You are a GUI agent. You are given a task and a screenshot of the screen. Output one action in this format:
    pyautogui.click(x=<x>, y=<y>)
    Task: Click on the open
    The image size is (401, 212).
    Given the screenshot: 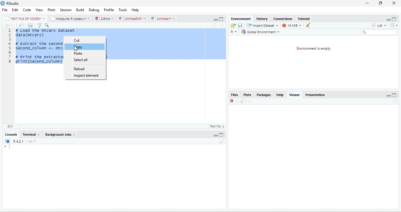 What is the action you would take?
    pyautogui.click(x=232, y=26)
    